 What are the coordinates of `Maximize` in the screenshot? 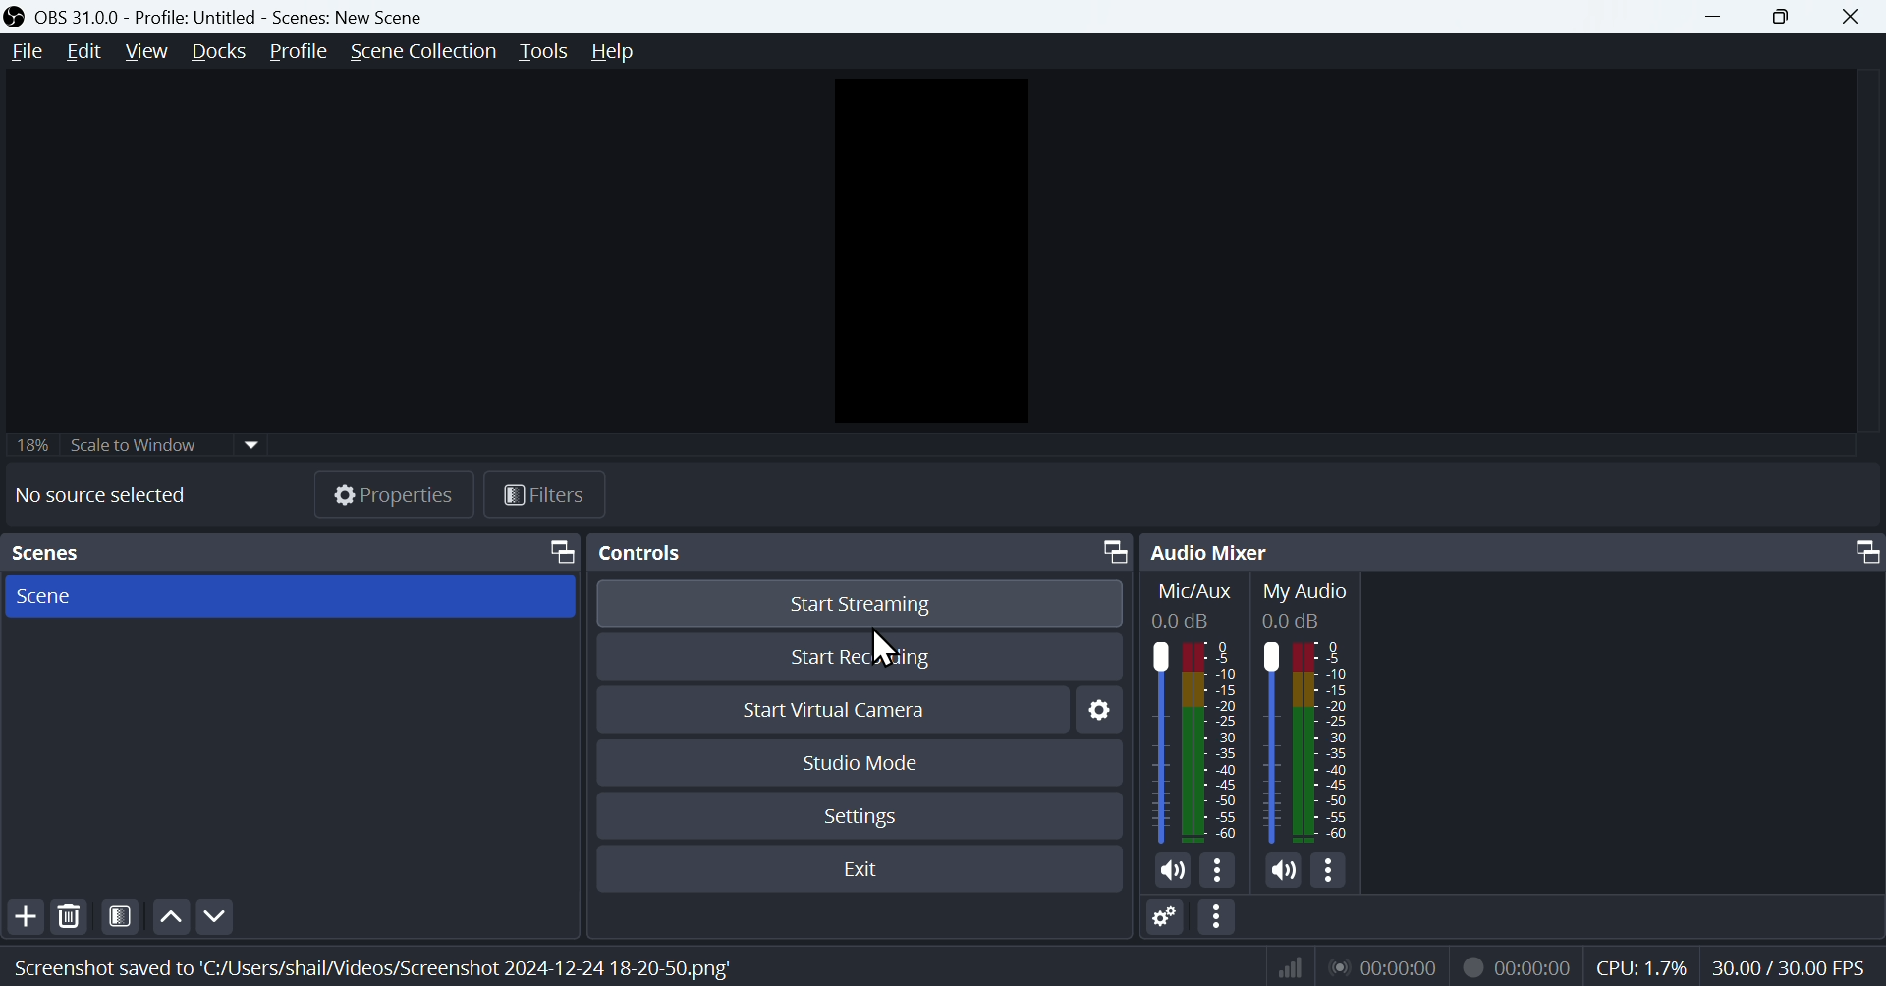 It's located at (1783, 15).